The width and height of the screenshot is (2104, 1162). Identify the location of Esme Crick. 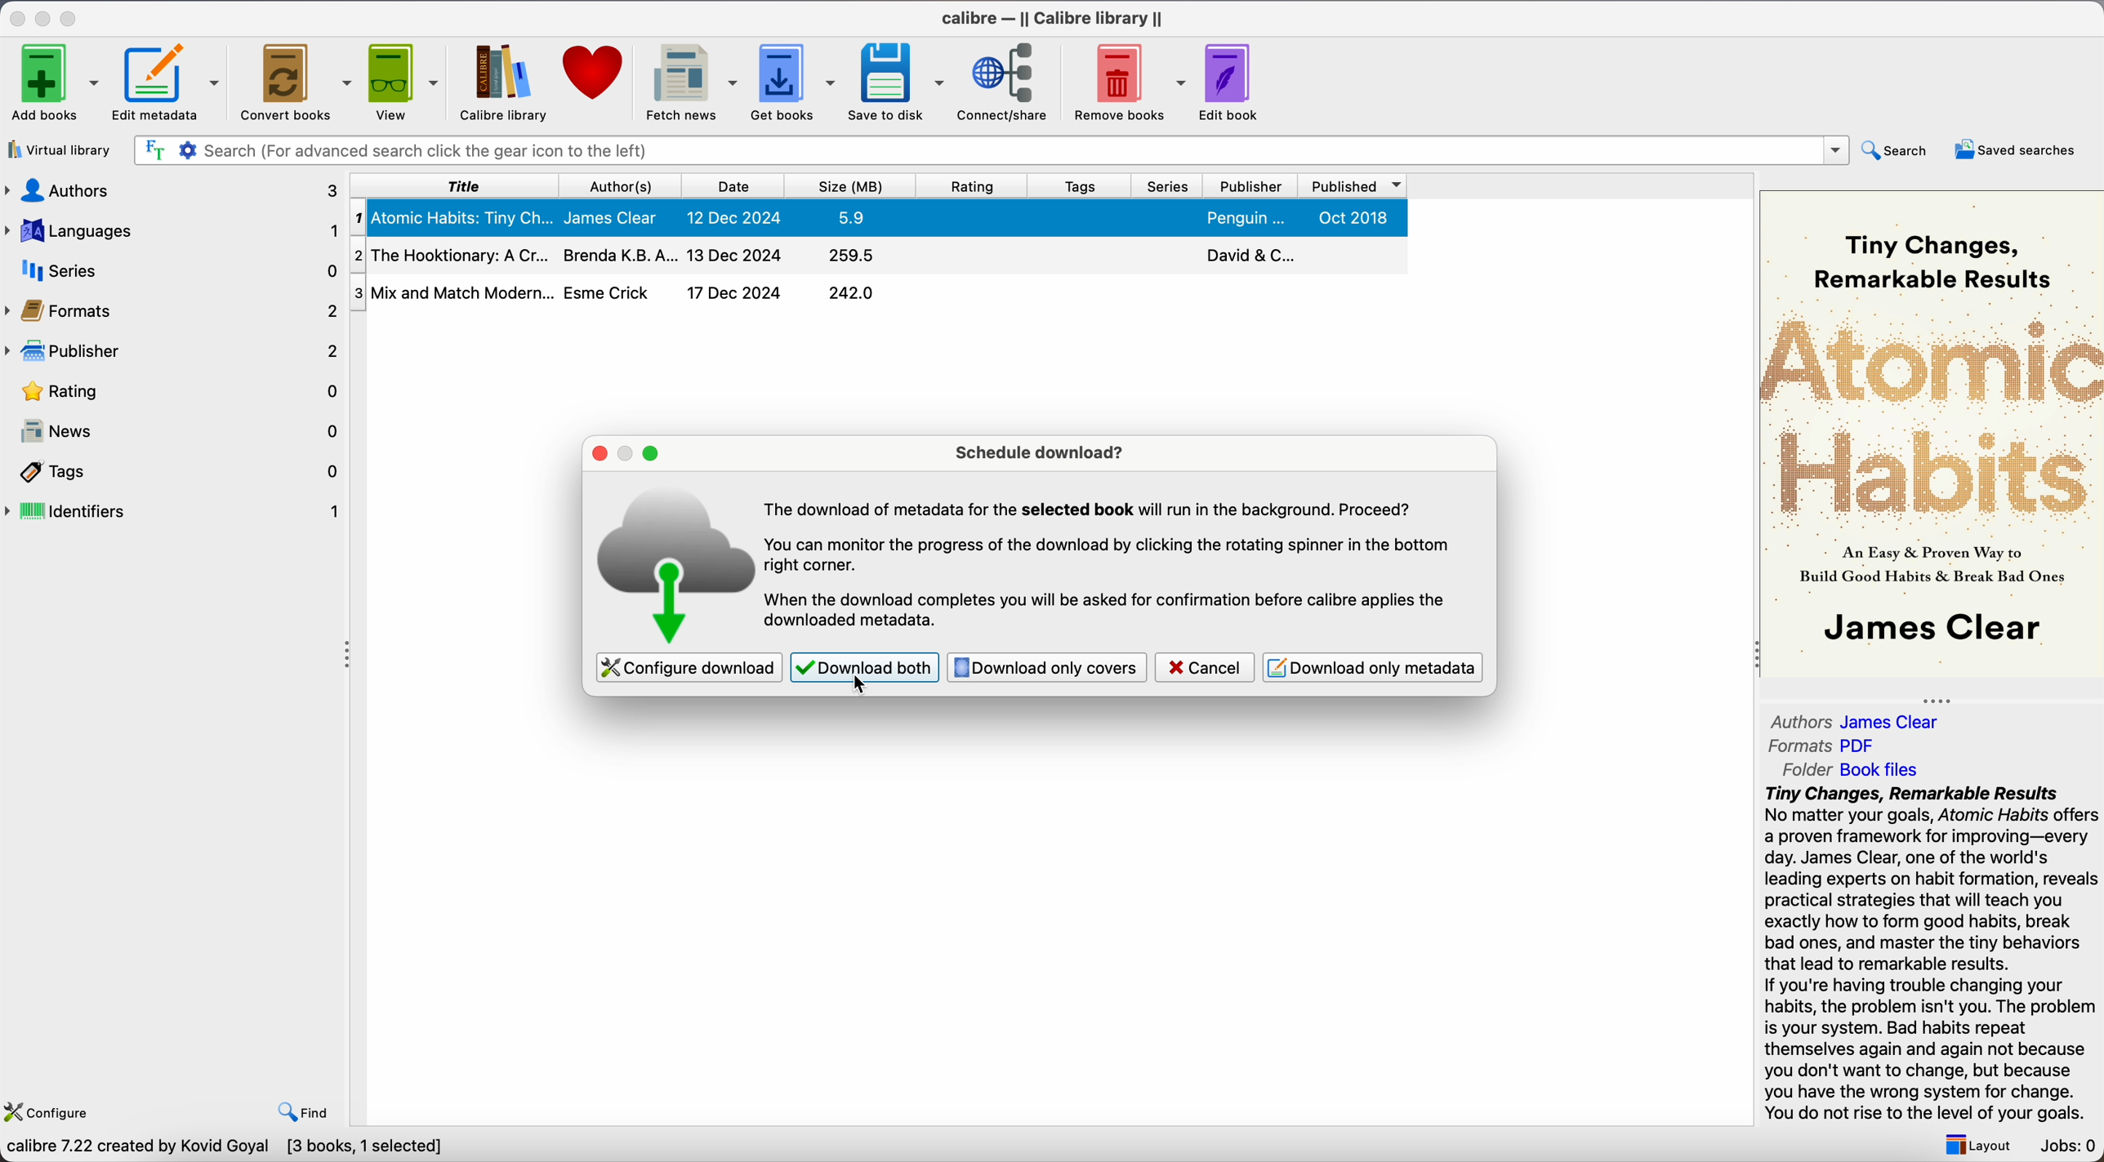
(609, 292).